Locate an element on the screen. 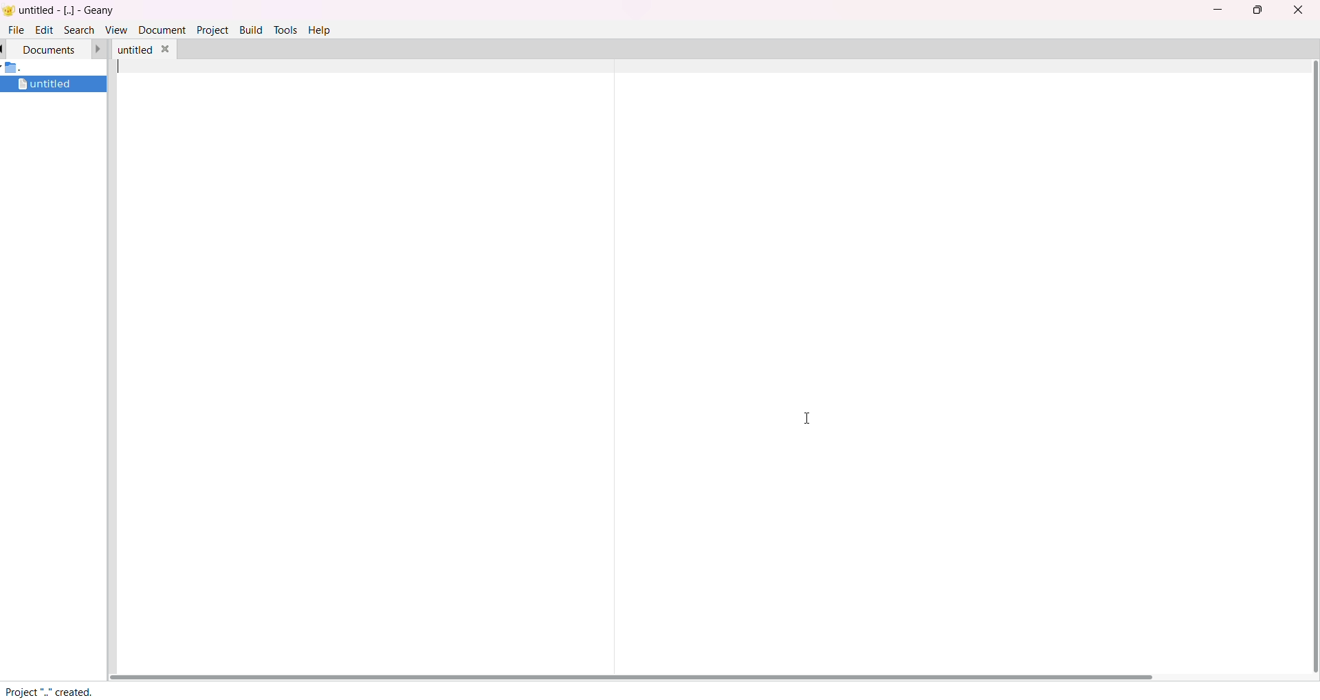  scroll bar is located at coordinates (642, 674).